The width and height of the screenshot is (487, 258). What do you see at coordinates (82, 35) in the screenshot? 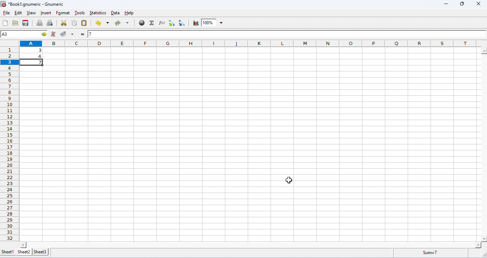
I see `=` at bounding box center [82, 35].